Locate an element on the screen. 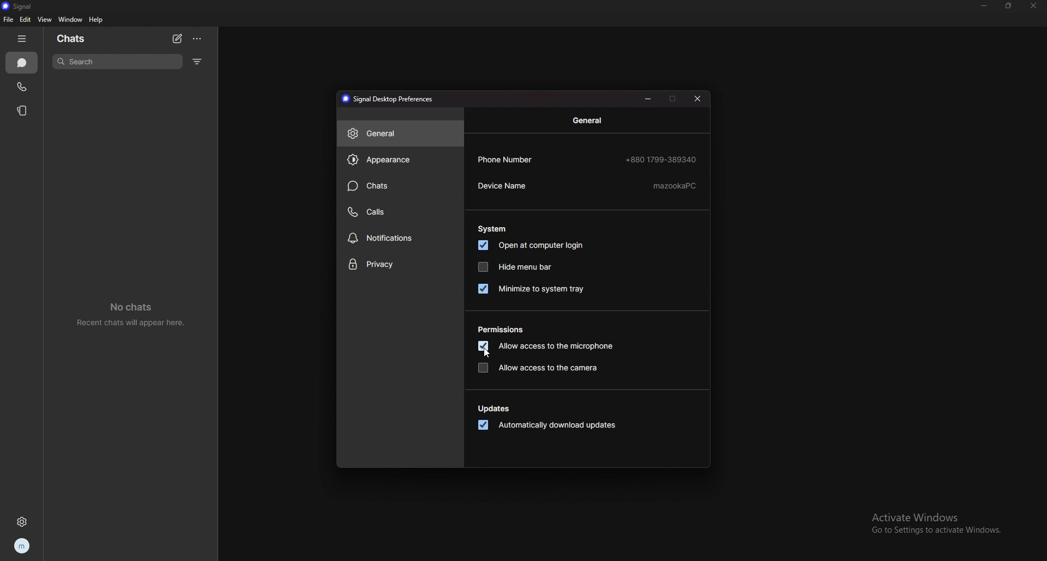  privacy is located at coordinates (400, 265).